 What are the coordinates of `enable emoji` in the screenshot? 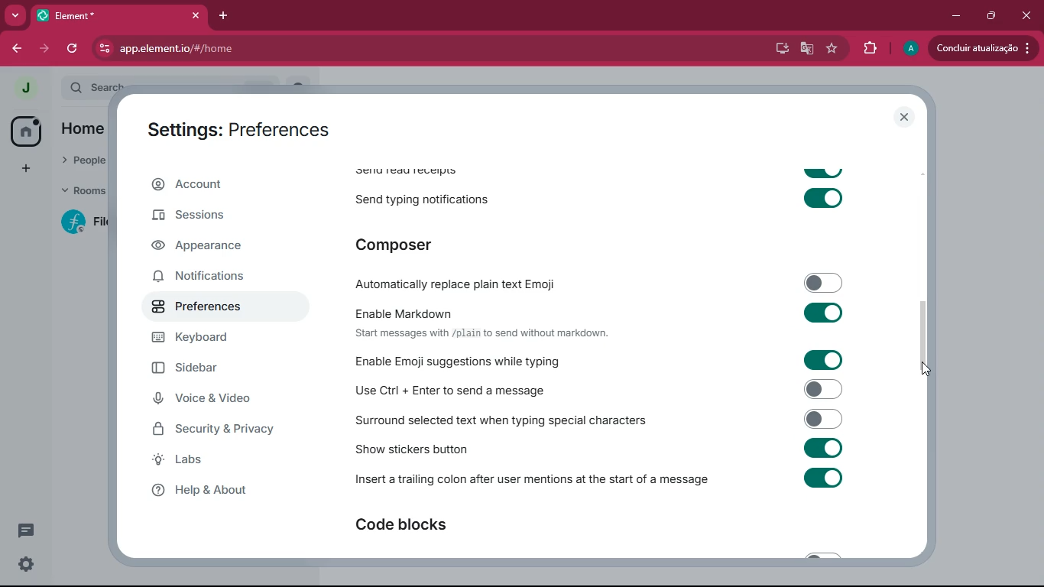 It's located at (609, 362).